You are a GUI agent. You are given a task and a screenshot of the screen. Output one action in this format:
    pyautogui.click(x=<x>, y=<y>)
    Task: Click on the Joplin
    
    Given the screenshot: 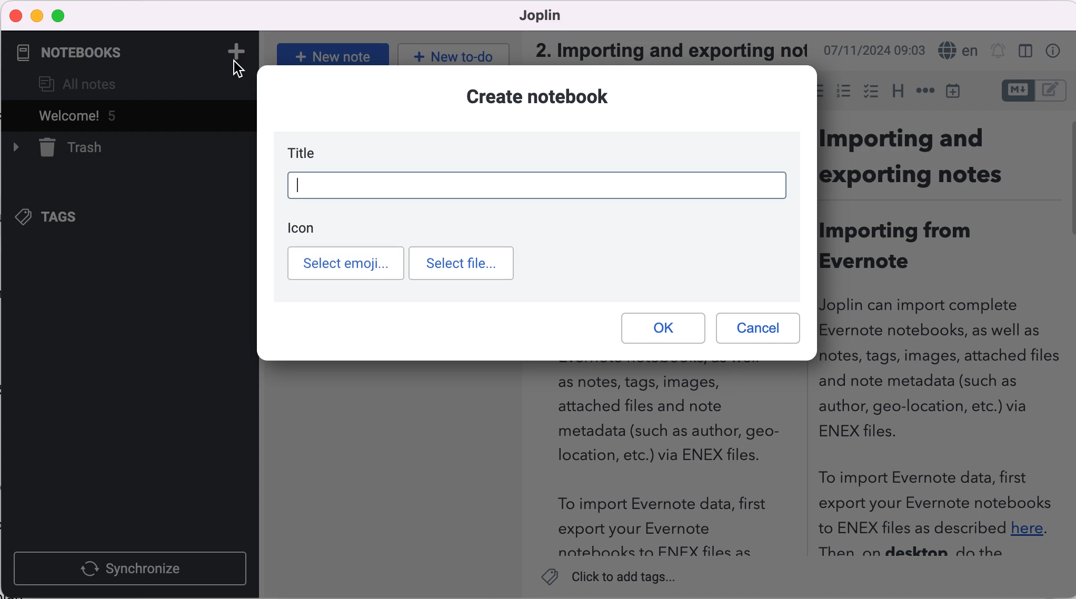 What is the action you would take?
    pyautogui.click(x=534, y=15)
    